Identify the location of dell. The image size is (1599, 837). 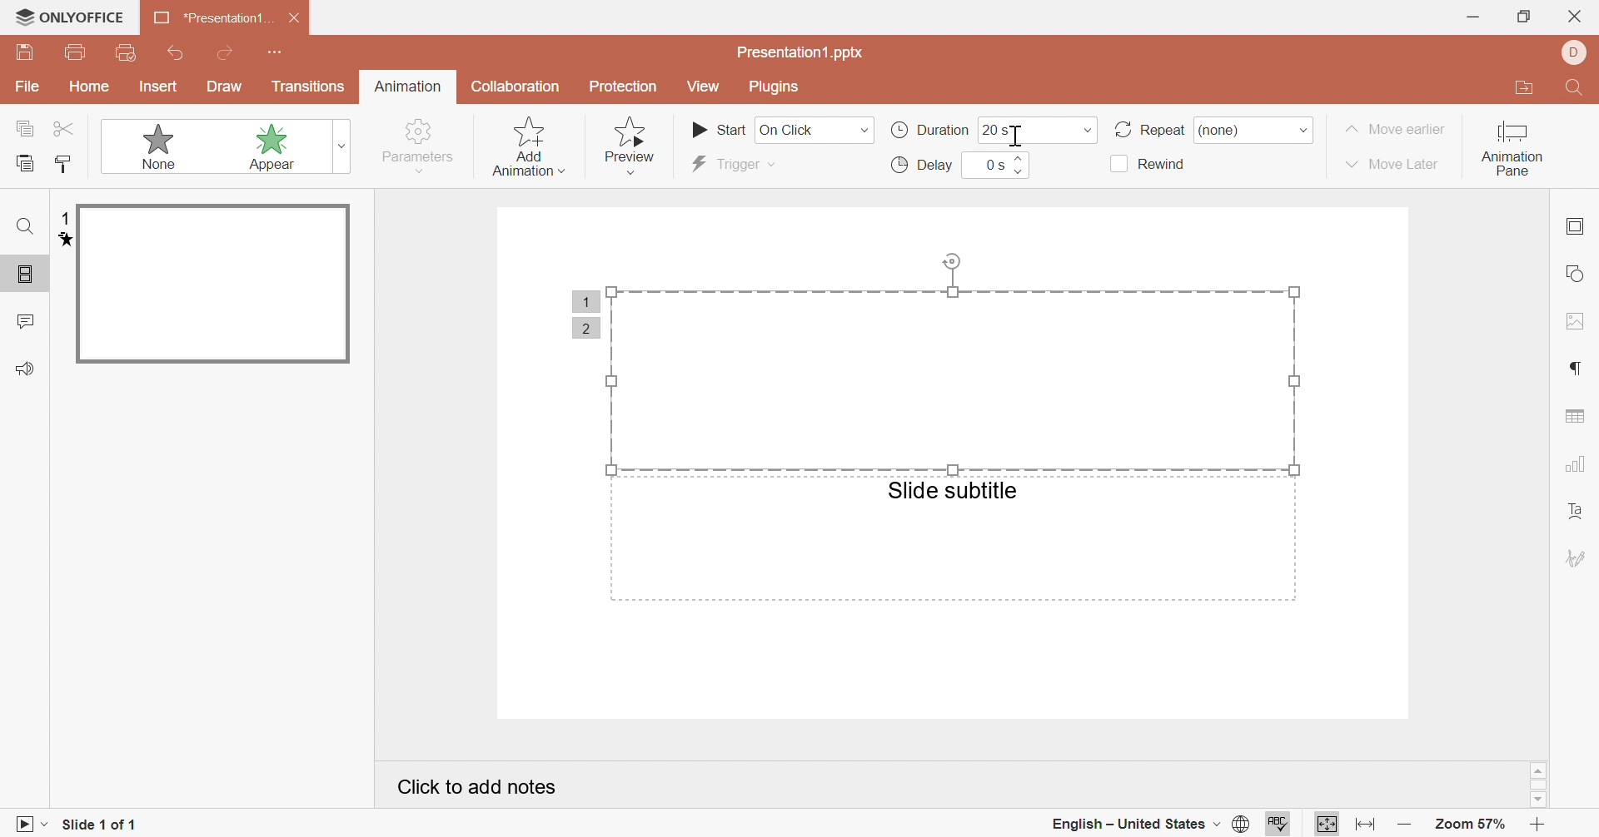
(1576, 52).